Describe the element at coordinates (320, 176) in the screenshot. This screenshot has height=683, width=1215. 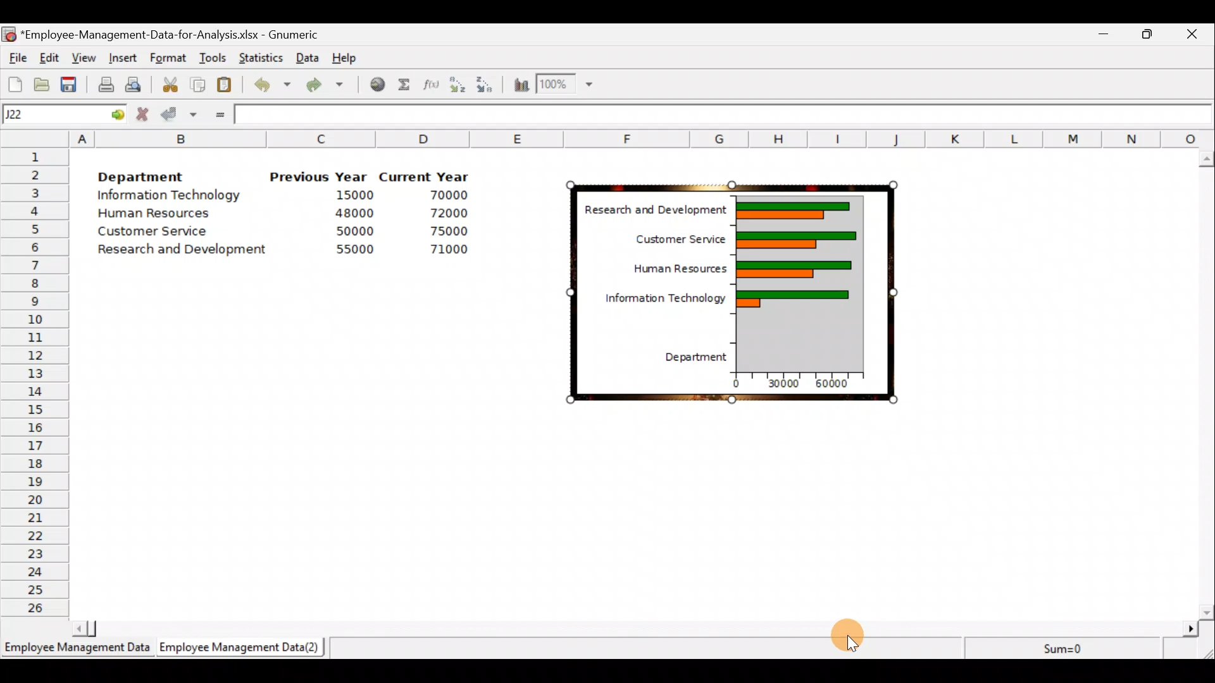
I see `Previous Year` at that location.